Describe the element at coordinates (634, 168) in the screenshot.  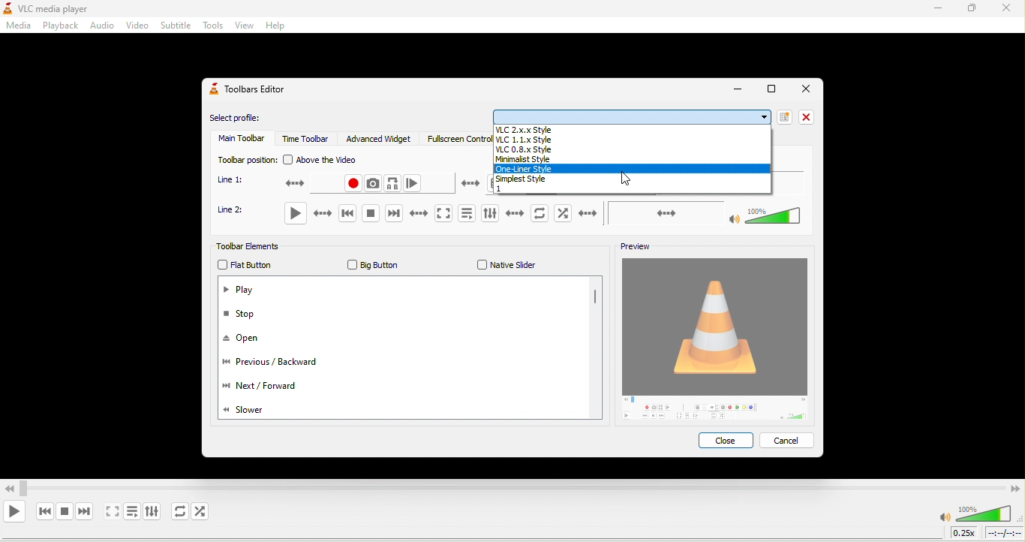
I see `one-liner style` at that location.